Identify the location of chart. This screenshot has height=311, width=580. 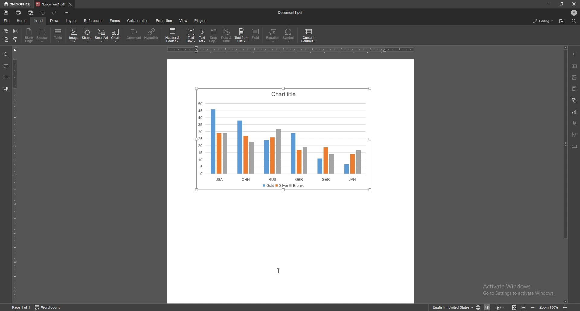
(575, 112).